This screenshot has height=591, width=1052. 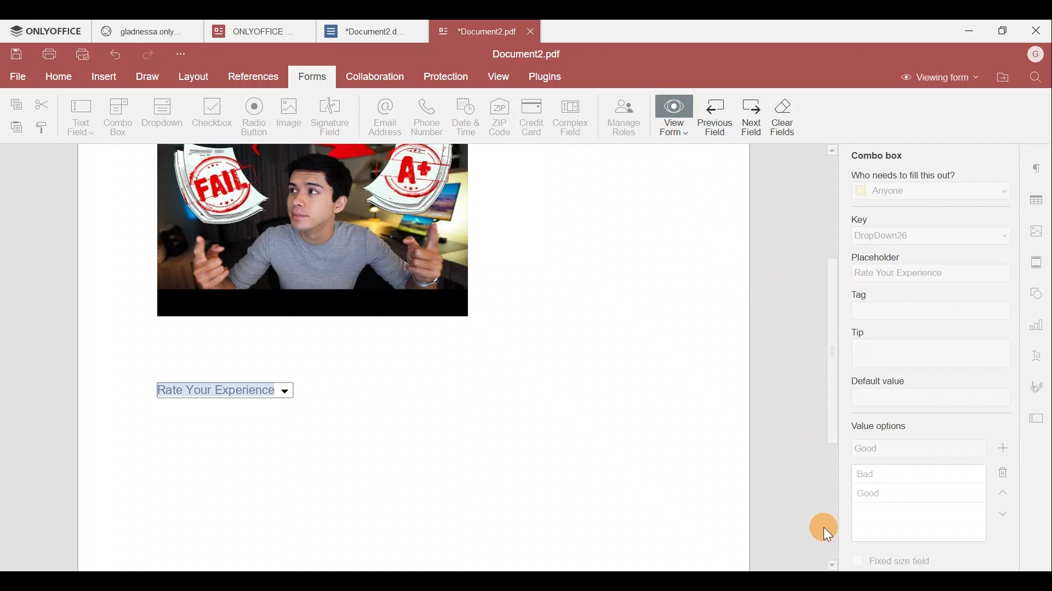 What do you see at coordinates (384, 117) in the screenshot?
I see `Email address` at bounding box center [384, 117].